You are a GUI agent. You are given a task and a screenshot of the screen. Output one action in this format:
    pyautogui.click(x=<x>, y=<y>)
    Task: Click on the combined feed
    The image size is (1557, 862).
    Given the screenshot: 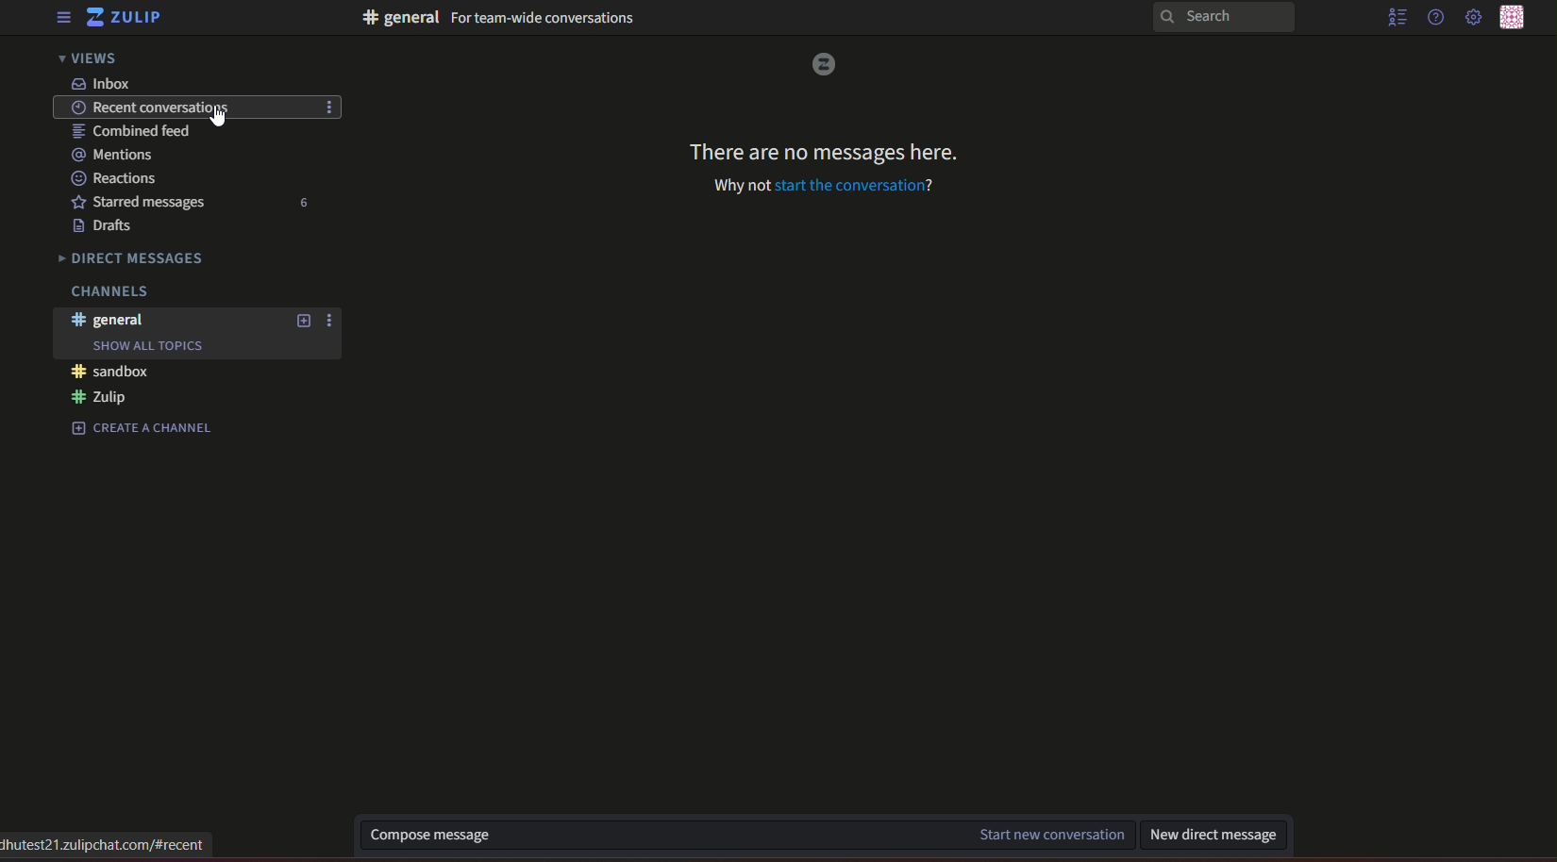 What is the action you would take?
    pyautogui.click(x=131, y=130)
    